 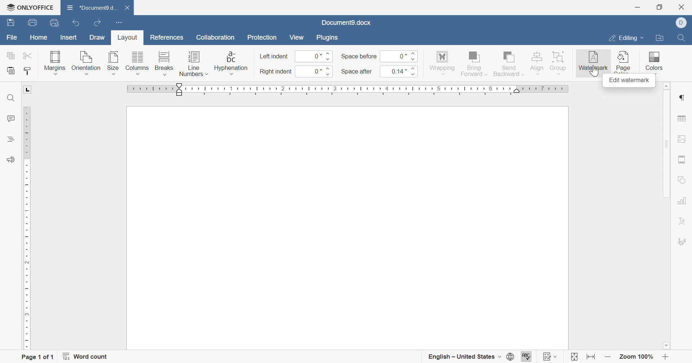 What do you see at coordinates (274, 57) in the screenshot?
I see `left indent` at bounding box center [274, 57].